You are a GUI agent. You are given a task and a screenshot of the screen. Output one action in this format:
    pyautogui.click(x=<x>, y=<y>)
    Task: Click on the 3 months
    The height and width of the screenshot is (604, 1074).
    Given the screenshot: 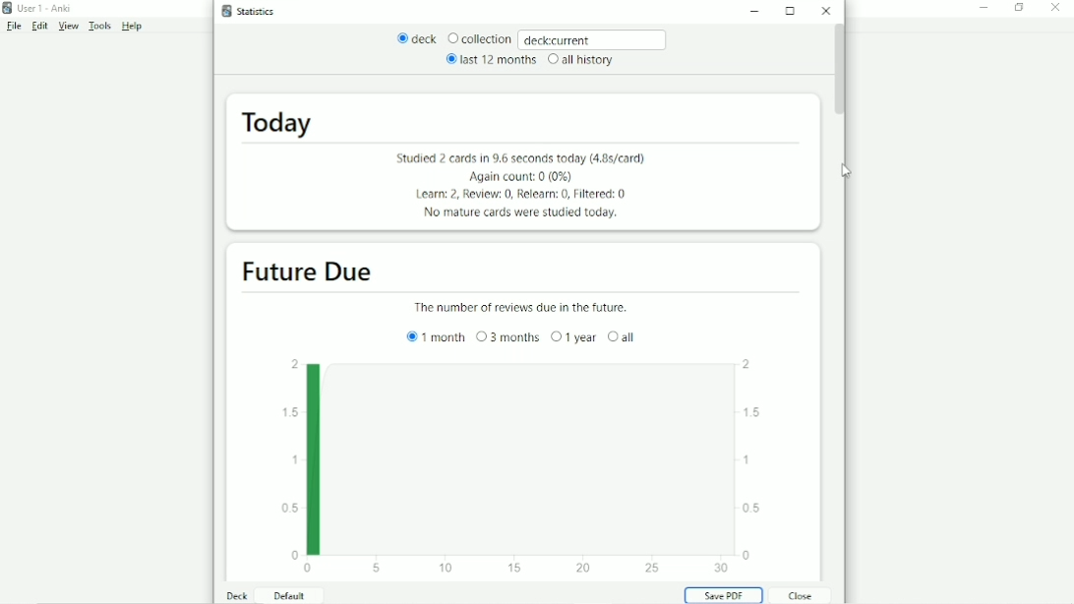 What is the action you would take?
    pyautogui.click(x=507, y=336)
    